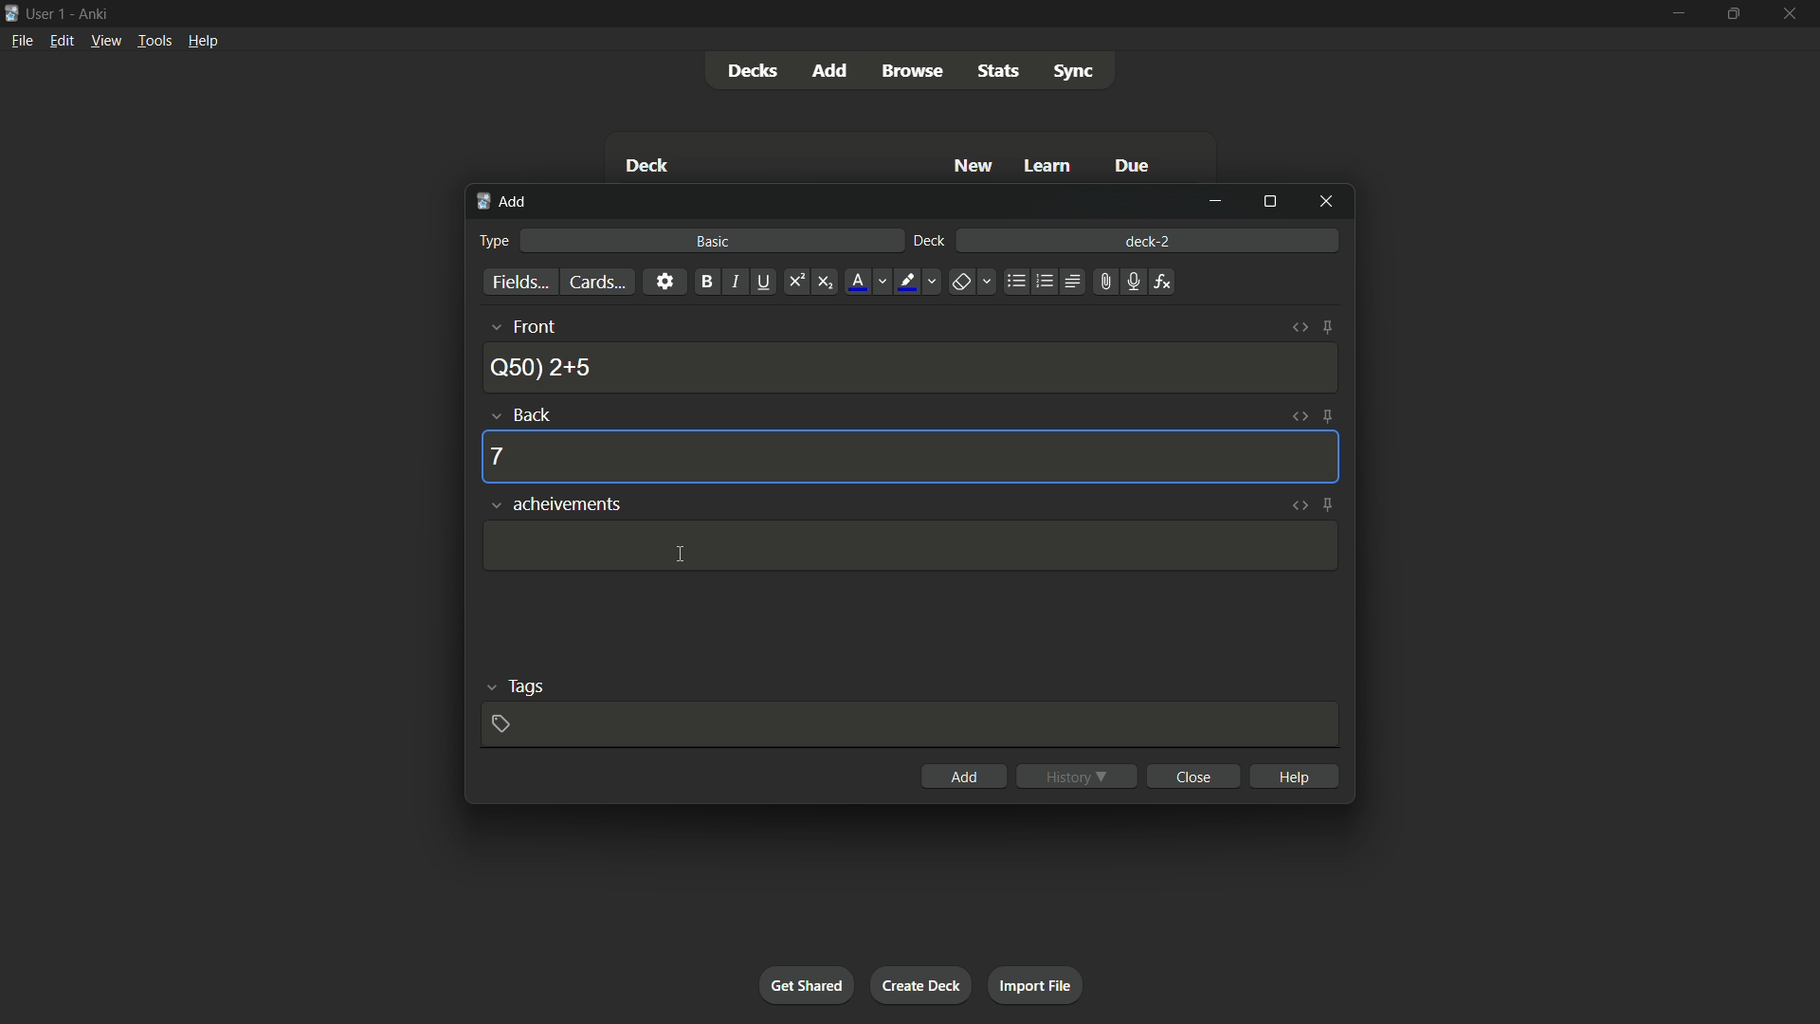 The image size is (1820, 1024). I want to click on deck-2, so click(1150, 240).